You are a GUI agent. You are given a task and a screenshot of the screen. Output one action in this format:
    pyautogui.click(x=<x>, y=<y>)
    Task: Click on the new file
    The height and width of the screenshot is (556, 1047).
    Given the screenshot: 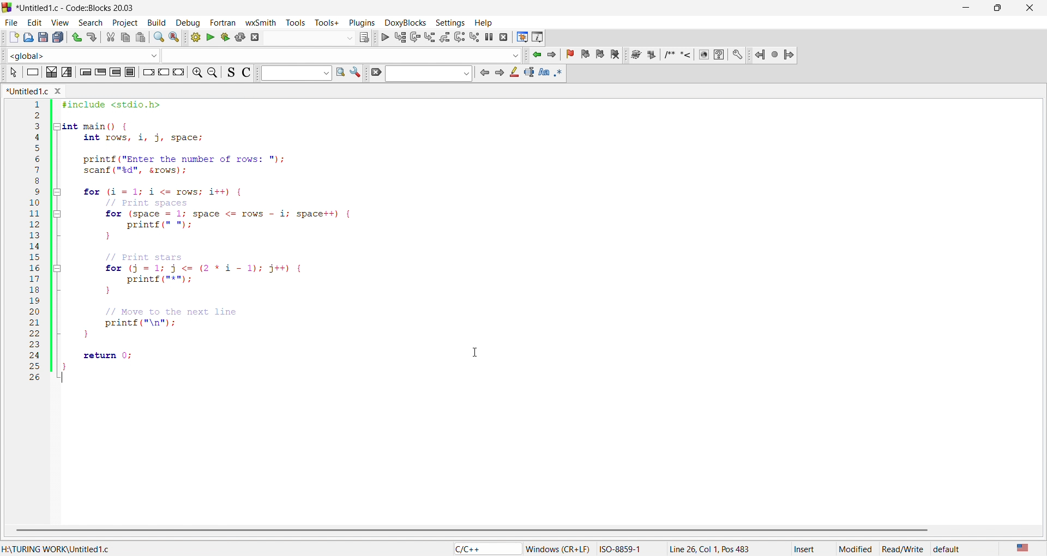 What is the action you would take?
    pyautogui.click(x=10, y=38)
    